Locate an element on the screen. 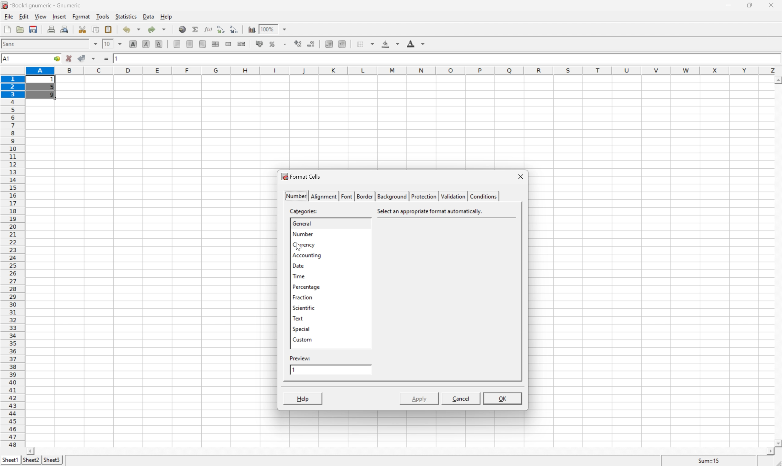 The image size is (782, 466). 5 is located at coordinates (52, 88).